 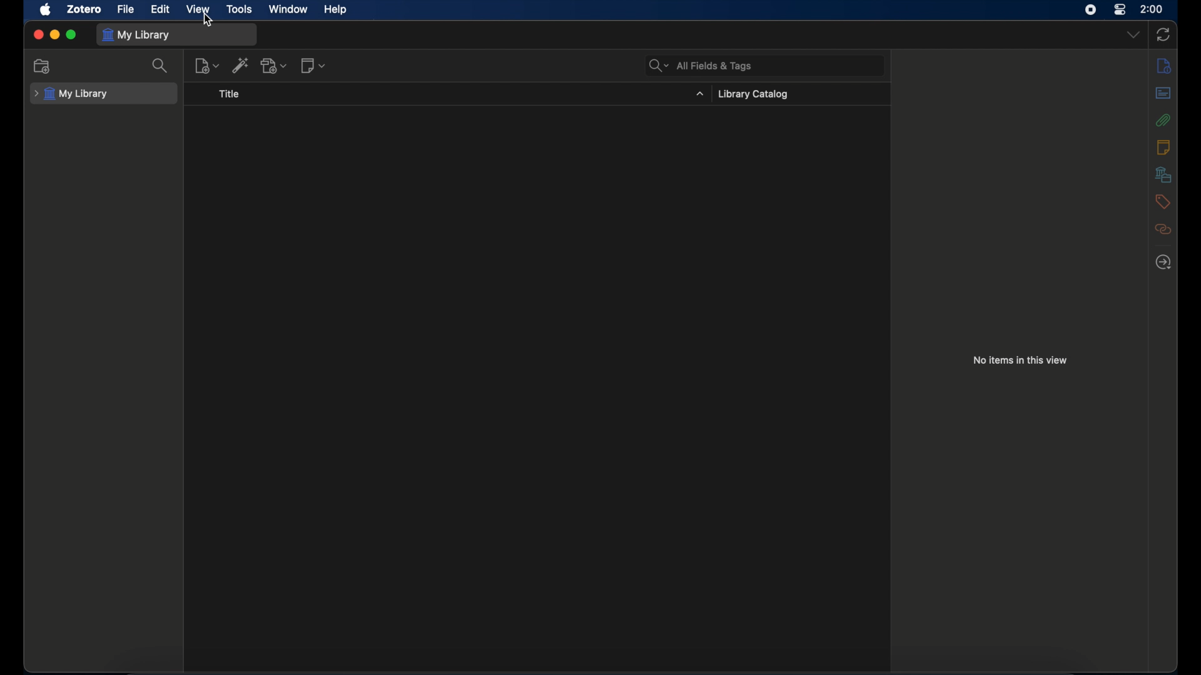 I want to click on view, so click(x=200, y=9).